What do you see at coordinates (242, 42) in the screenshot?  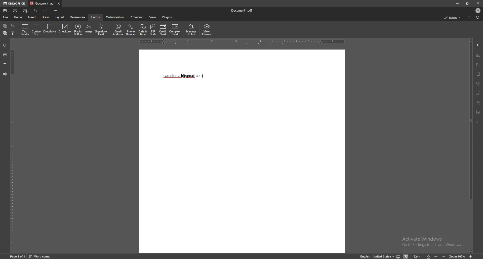 I see `horizontal scale` at bounding box center [242, 42].